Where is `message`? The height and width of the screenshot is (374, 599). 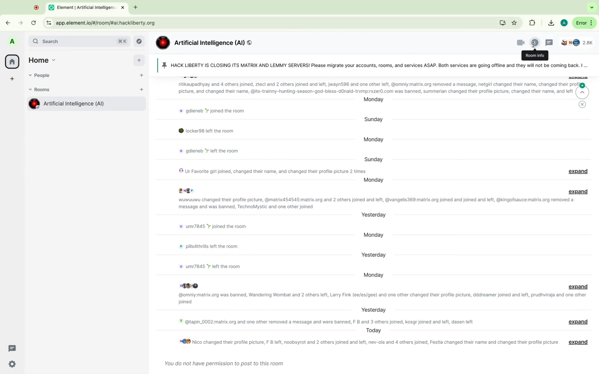 message is located at coordinates (381, 298).